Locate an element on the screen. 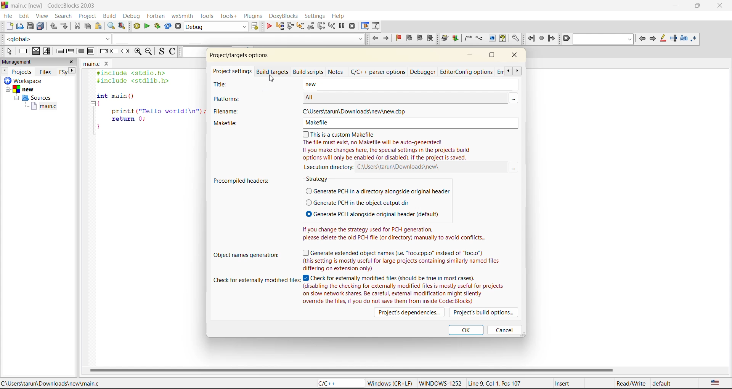 Image resolution: width=732 pixels, height=389 pixels. Run HTML Help documentation is located at coordinates (503, 38).